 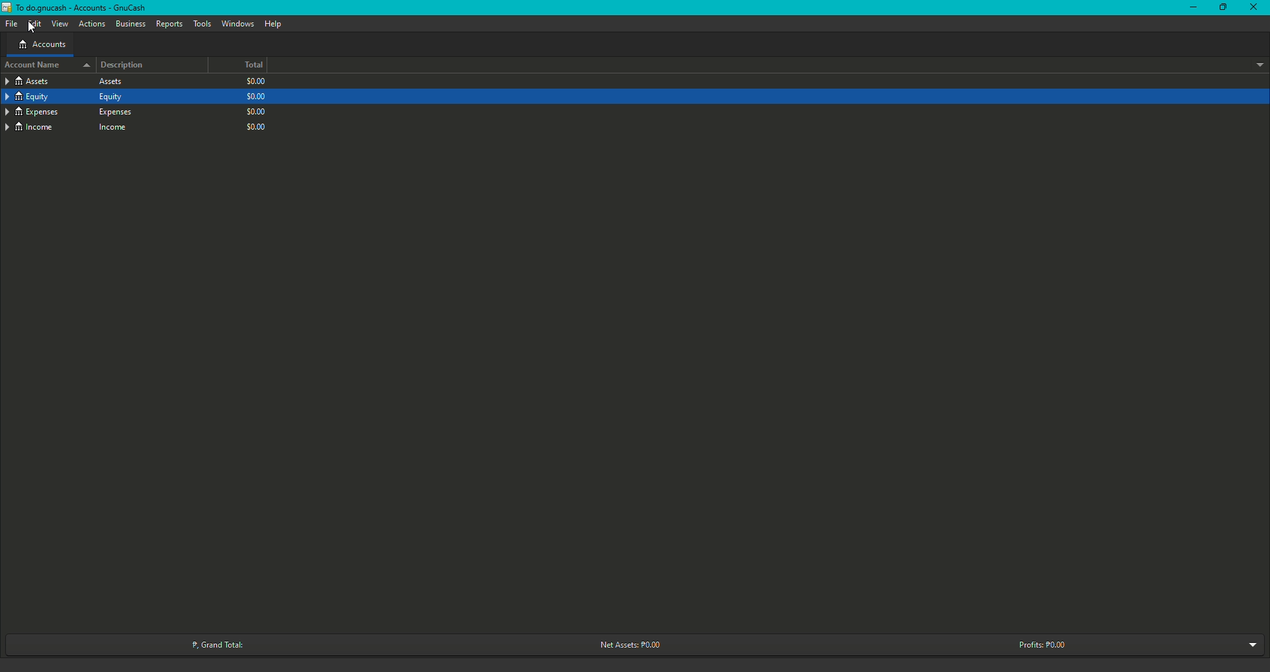 What do you see at coordinates (169, 23) in the screenshot?
I see `Reports` at bounding box center [169, 23].